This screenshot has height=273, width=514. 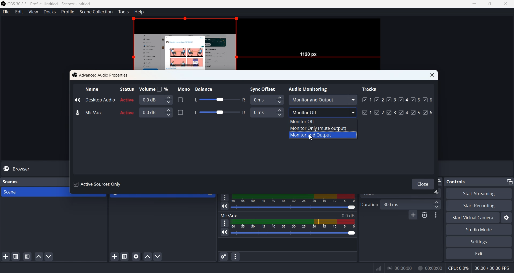 What do you see at coordinates (90, 113) in the screenshot?
I see `Mic/Aux` at bounding box center [90, 113].